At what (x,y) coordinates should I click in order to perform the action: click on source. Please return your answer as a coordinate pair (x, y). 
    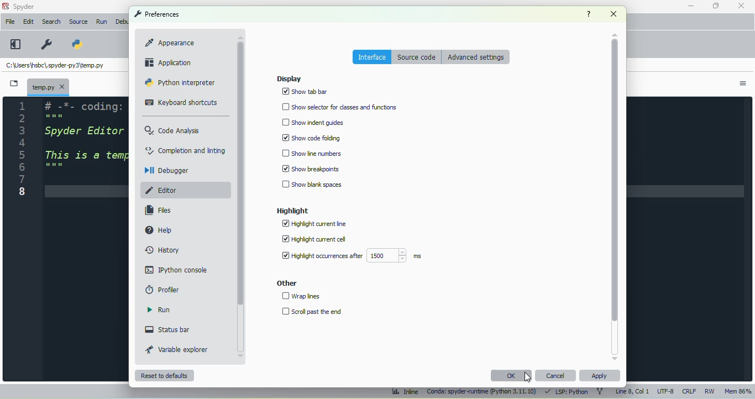
    Looking at the image, I should click on (79, 22).